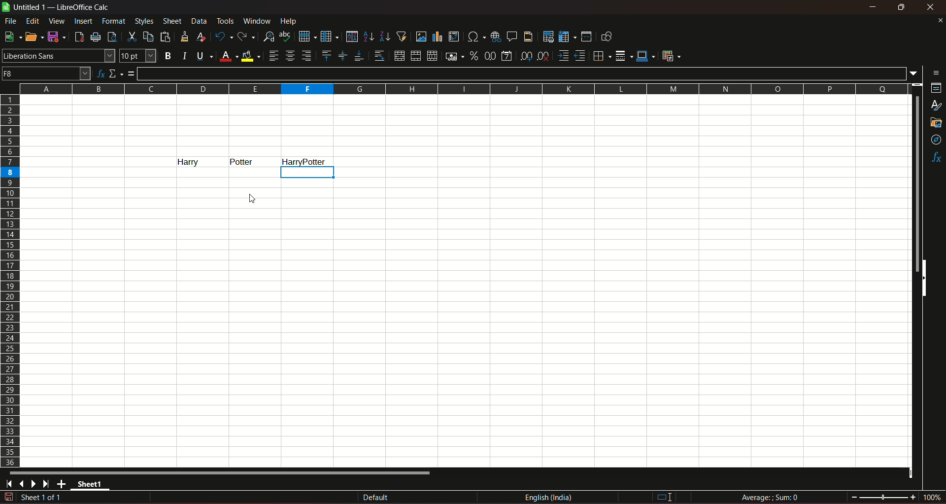  What do you see at coordinates (268, 36) in the screenshot?
I see `find and replace` at bounding box center [268, 36].